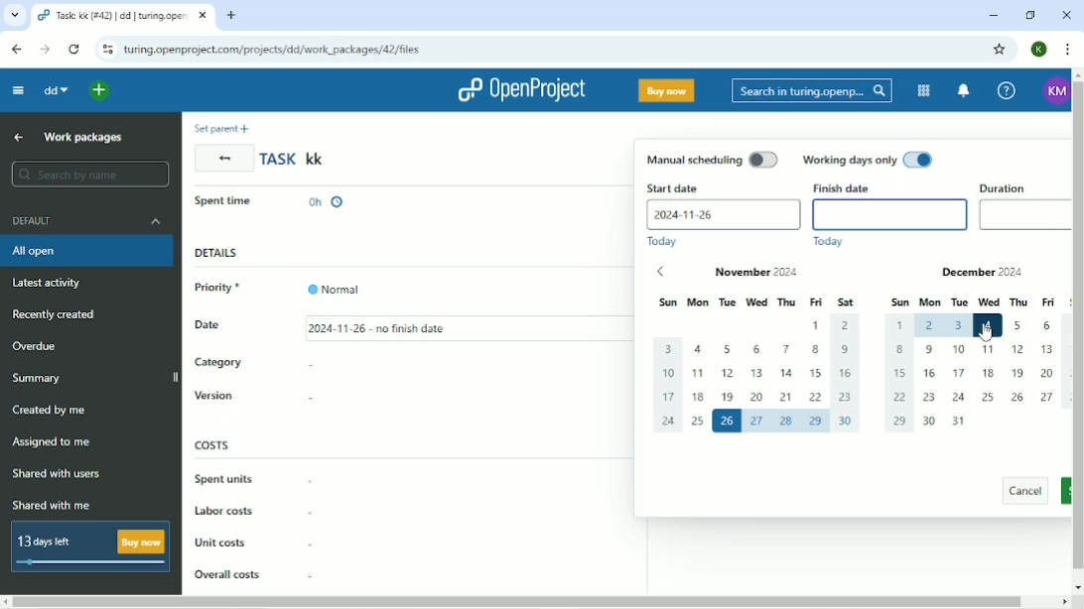 The width and height of the screenshot is (1084, 609). I want to click on Buy now, so click(666, 90).